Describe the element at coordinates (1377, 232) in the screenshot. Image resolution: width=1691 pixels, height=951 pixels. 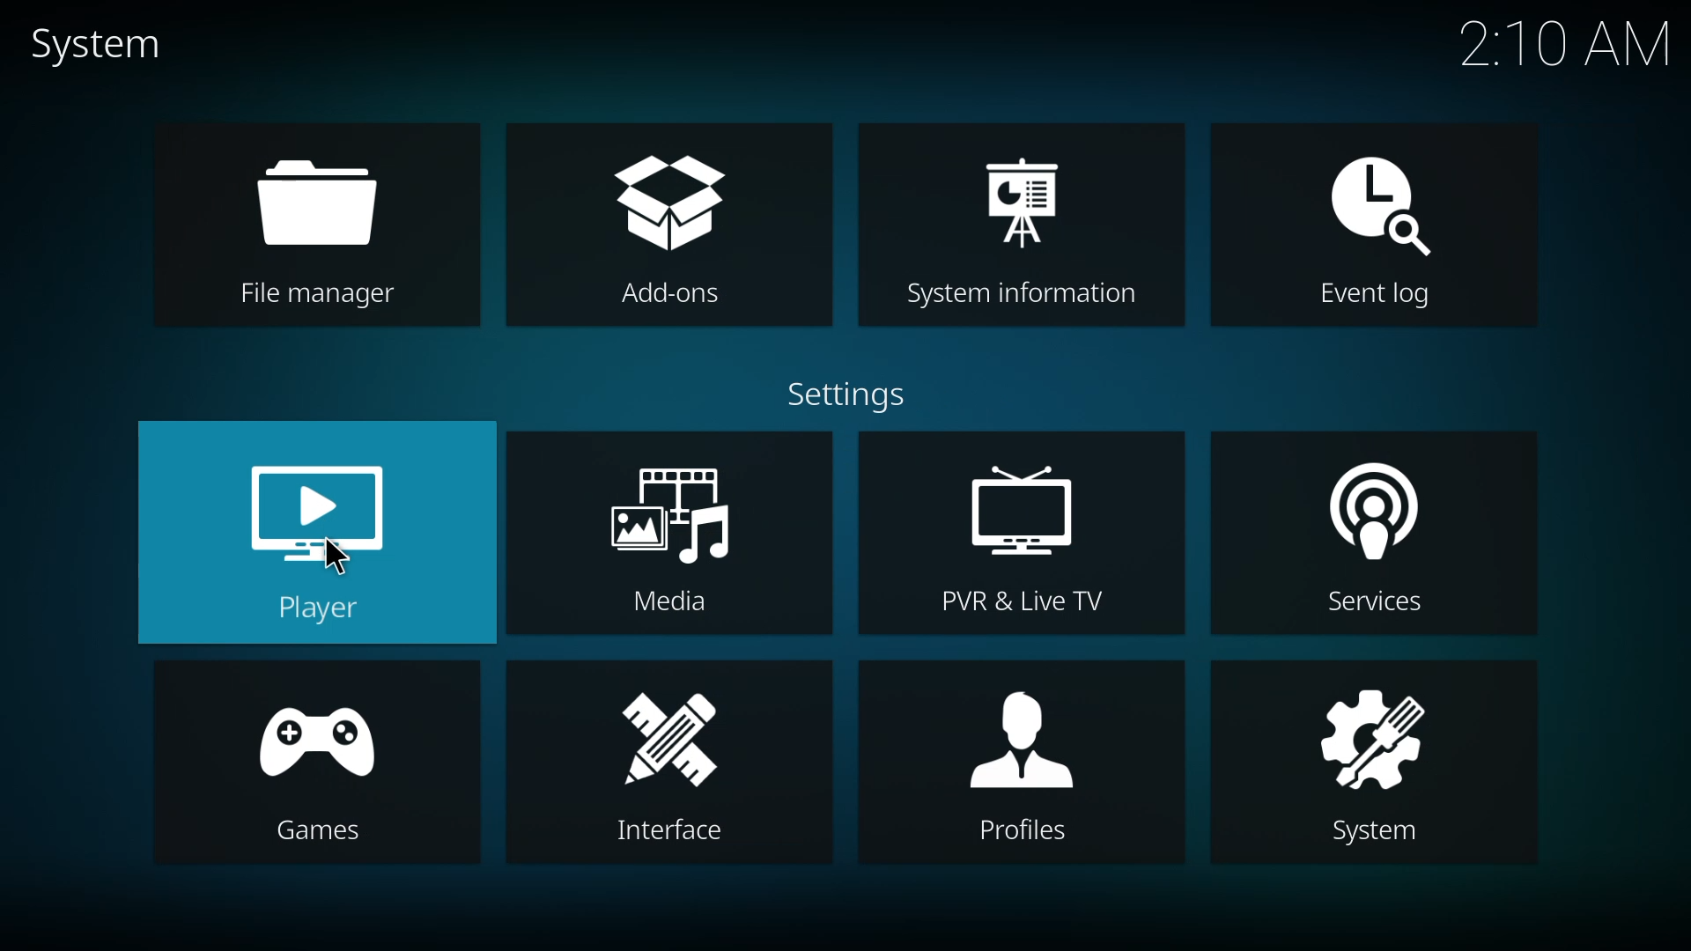
I see `event log` at that location.